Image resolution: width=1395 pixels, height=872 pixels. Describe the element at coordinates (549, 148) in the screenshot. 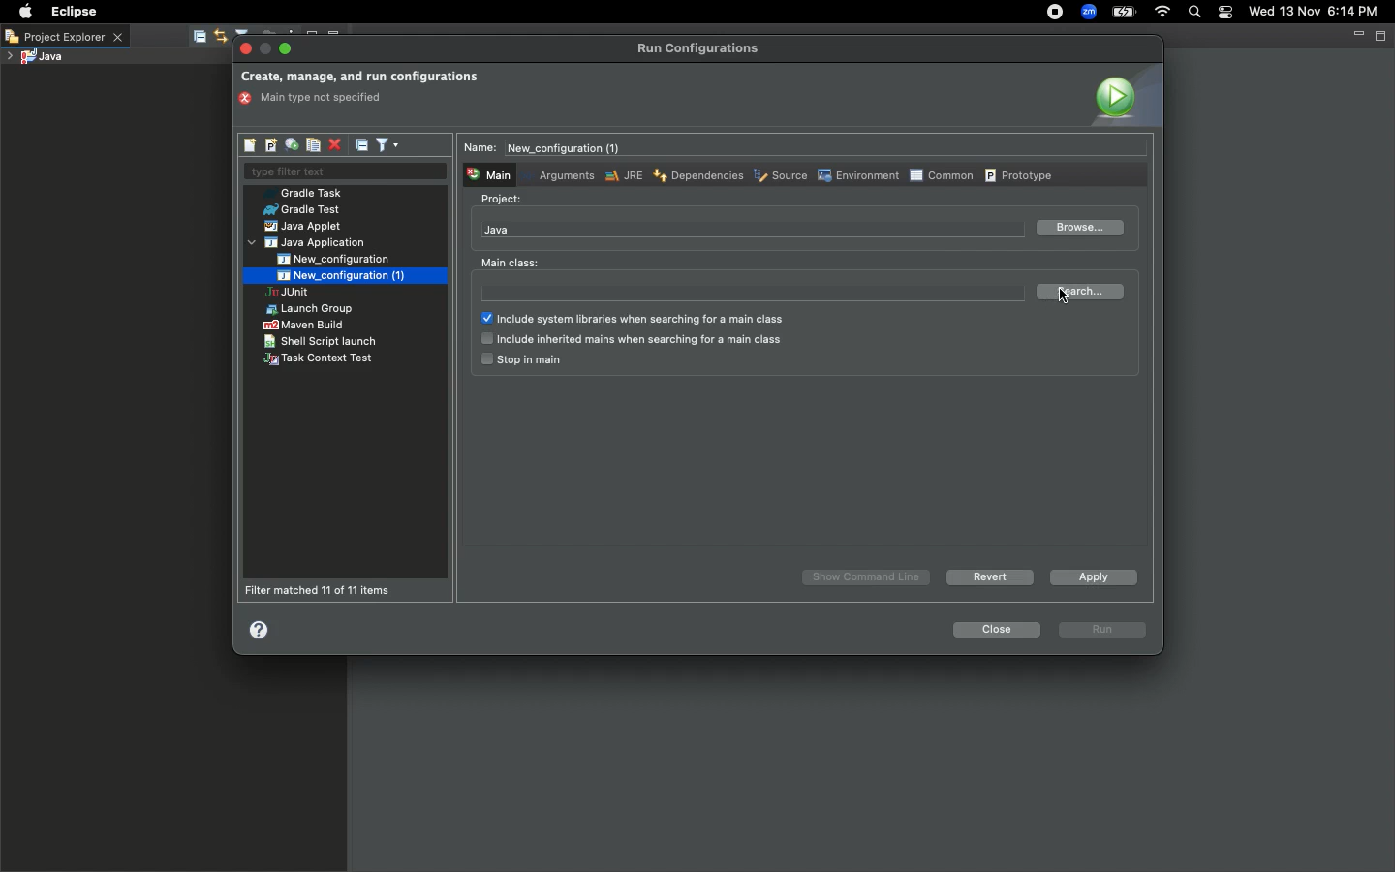

I see `Name: New_configuration_(1)` at that location.